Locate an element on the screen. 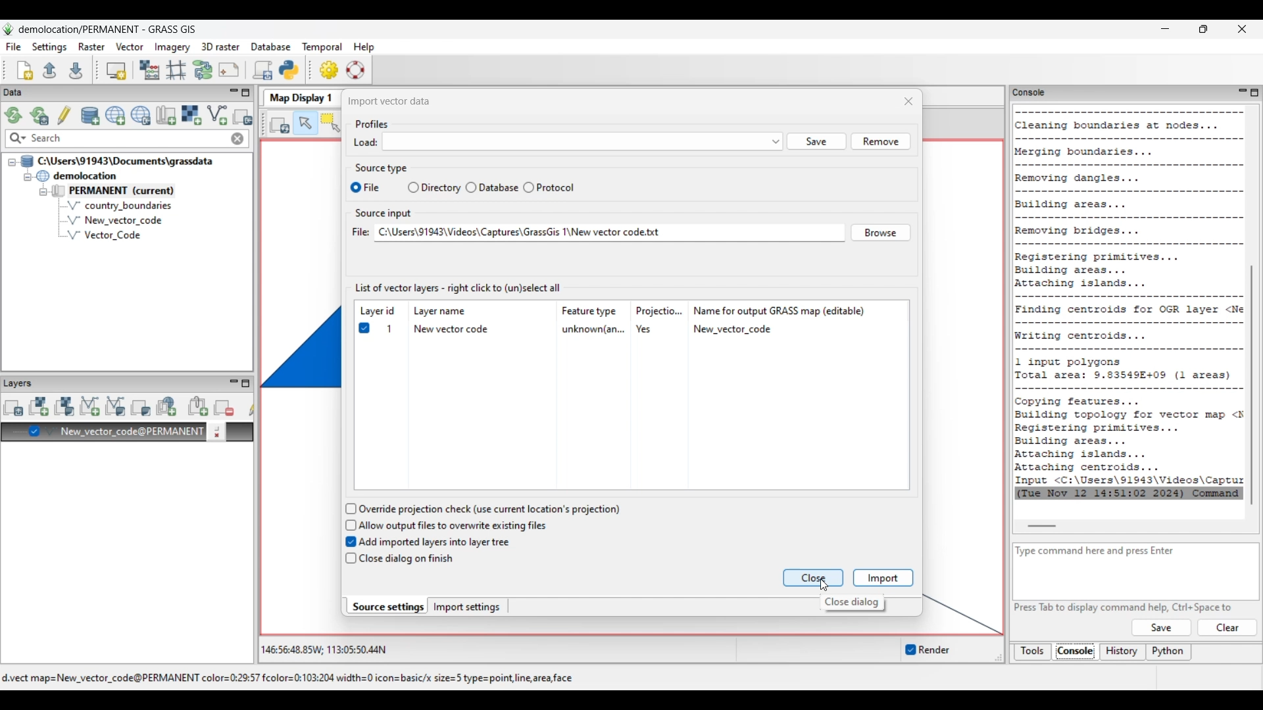  Maximize Data panel is located at coordinates (246, 93).